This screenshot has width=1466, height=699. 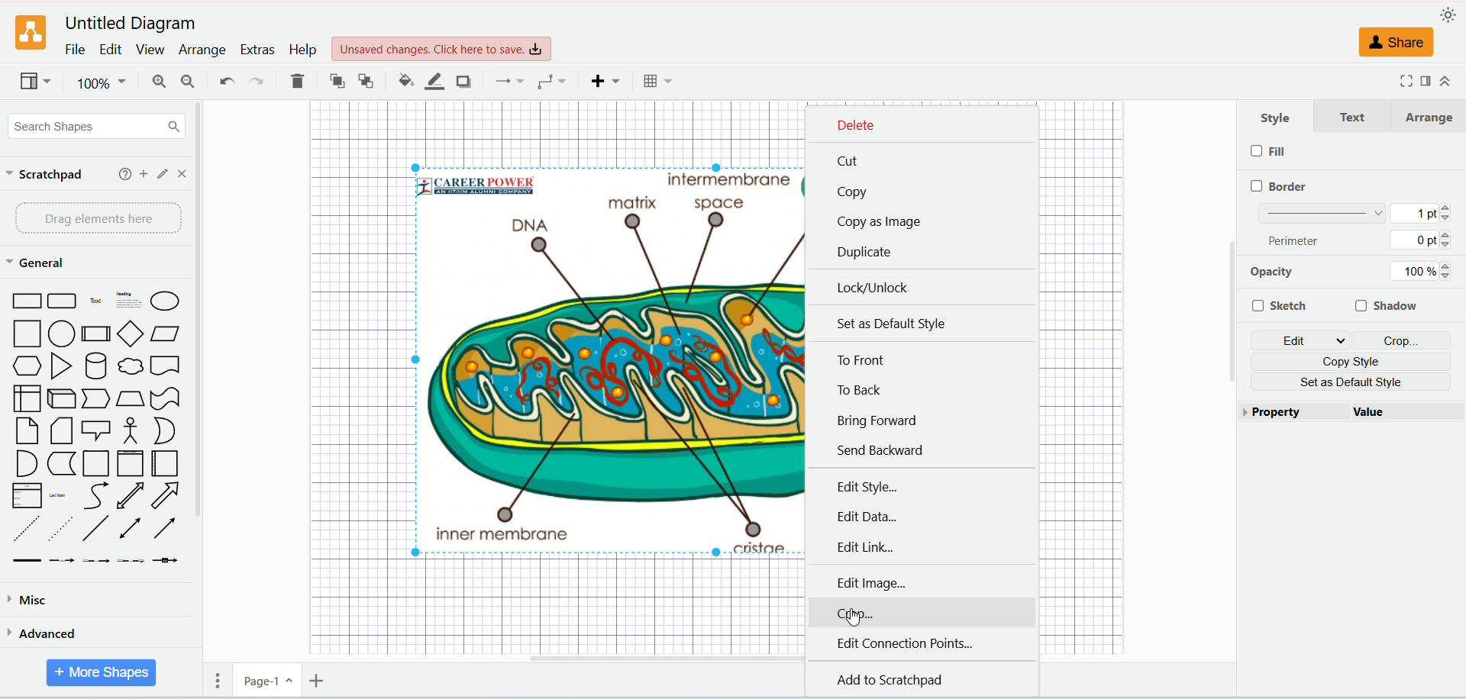 What do you see at coordinates (159, 82) in the screenshot?
I see `zoom in` at bounding box center [159, 82].